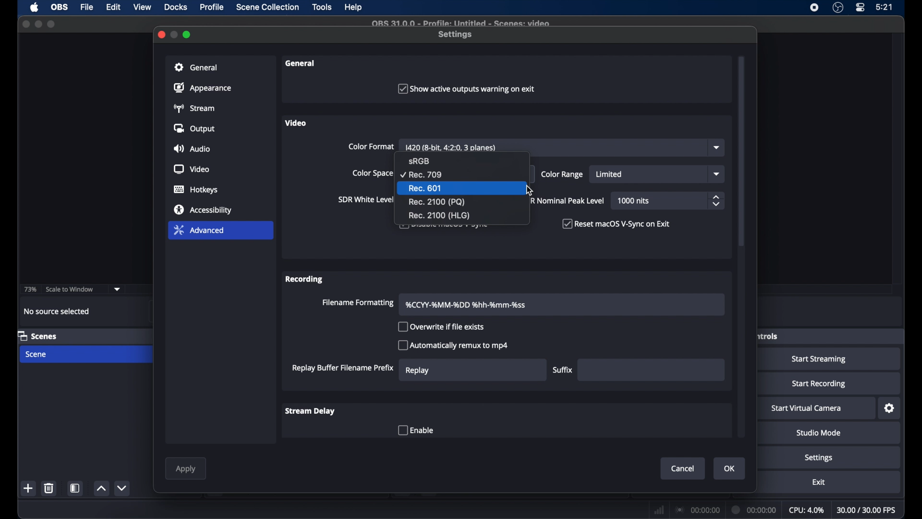 Image resolution: width=922 pixels, height=519 pixels. Describe the element at coordinates (26, 23) in the screenshot. I see `close` at that location.